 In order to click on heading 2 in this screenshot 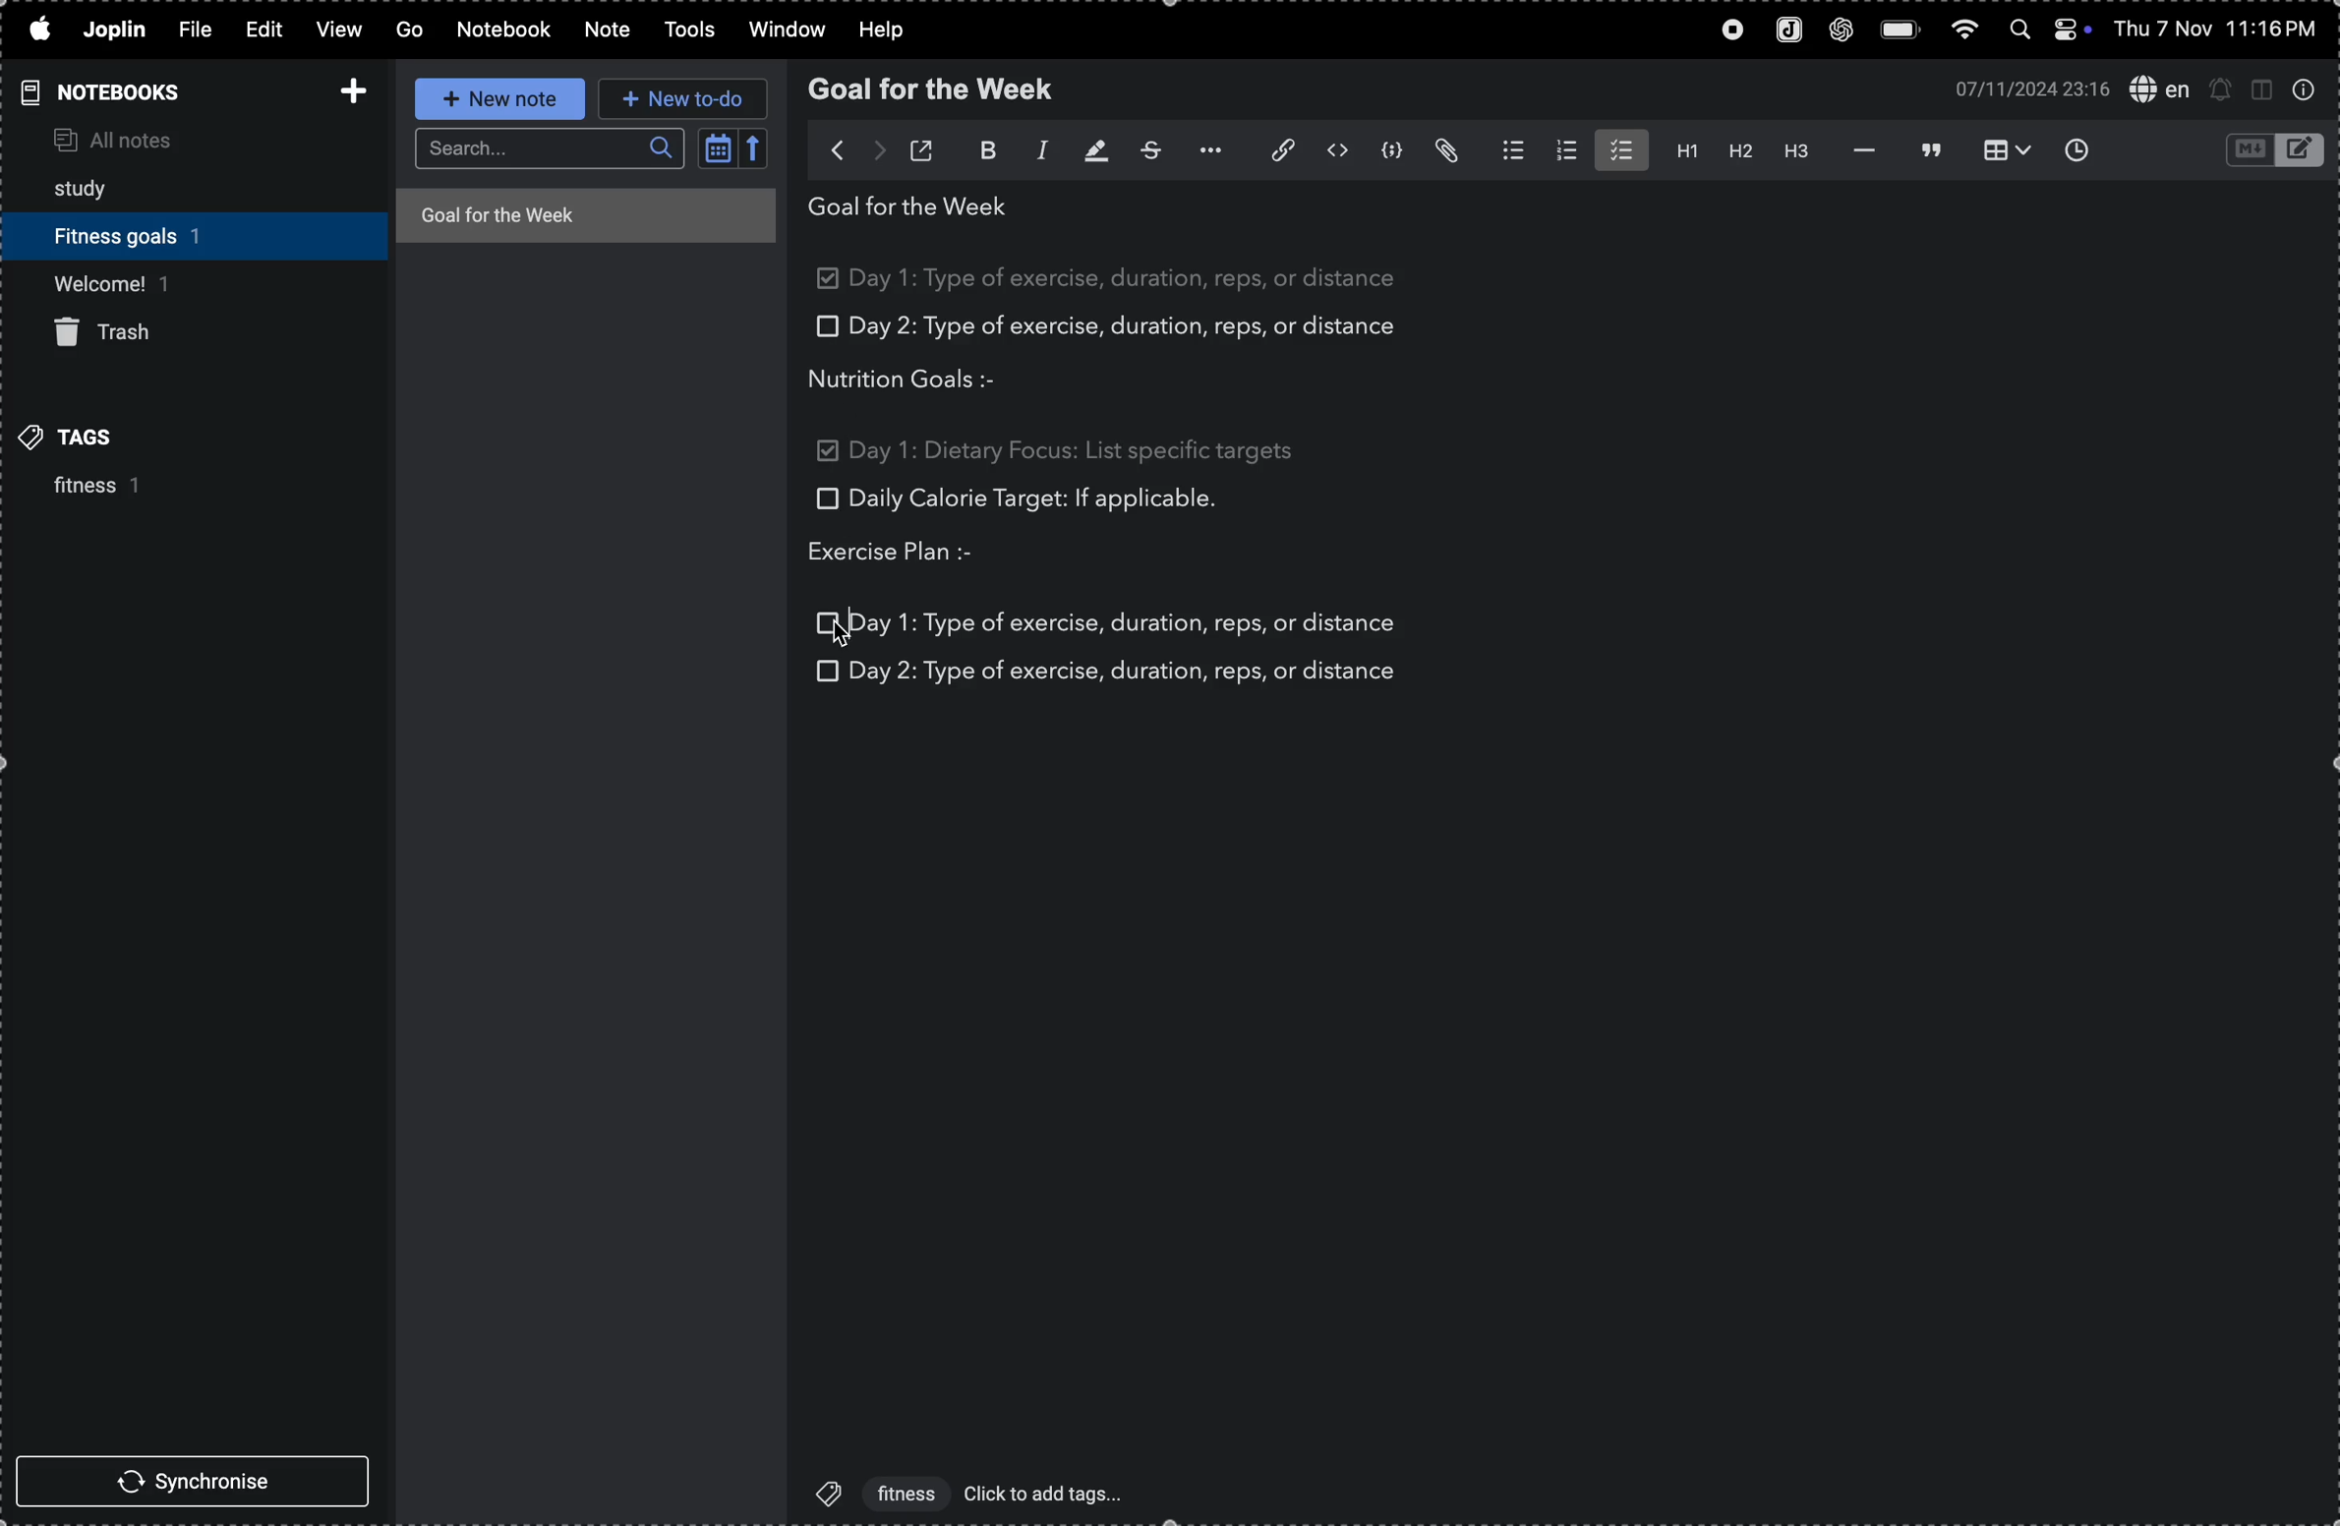, I will do `click(1735, 150)`.